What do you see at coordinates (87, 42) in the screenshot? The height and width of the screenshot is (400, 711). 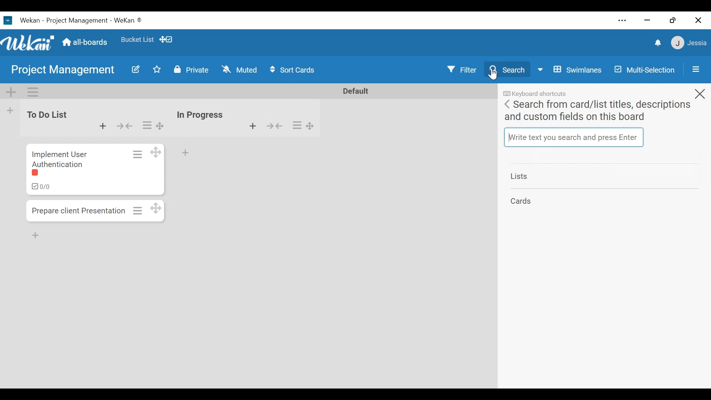 I see `Home (all boards)` at bounding box center [87, 42].